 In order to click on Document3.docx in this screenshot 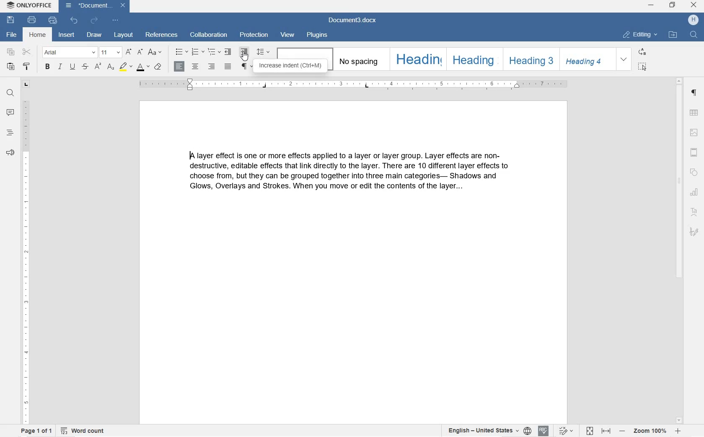, I will do `click(94, 7)`.